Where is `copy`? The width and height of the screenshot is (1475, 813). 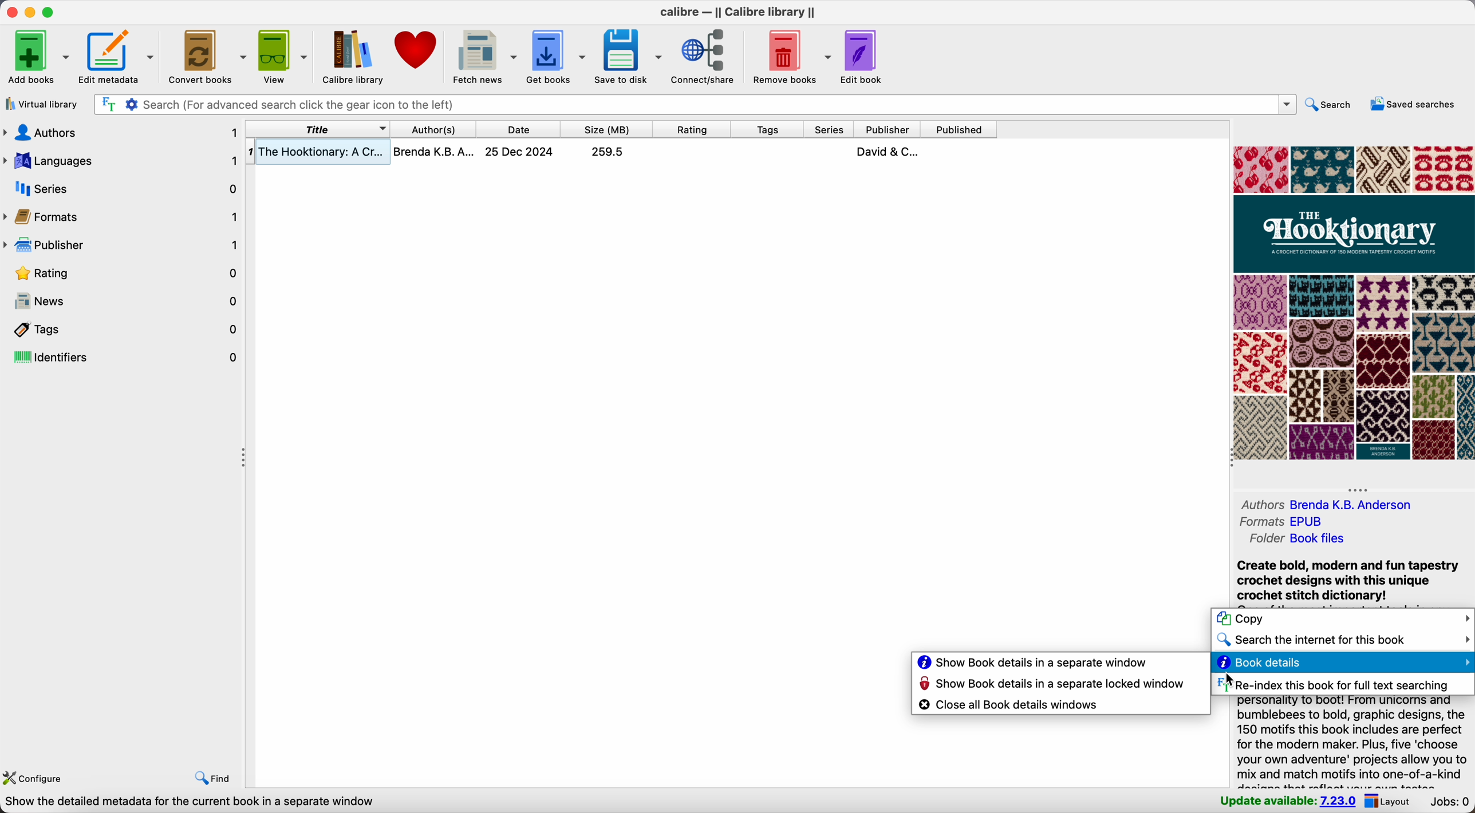
copy is located at coordinates (1342, 620).